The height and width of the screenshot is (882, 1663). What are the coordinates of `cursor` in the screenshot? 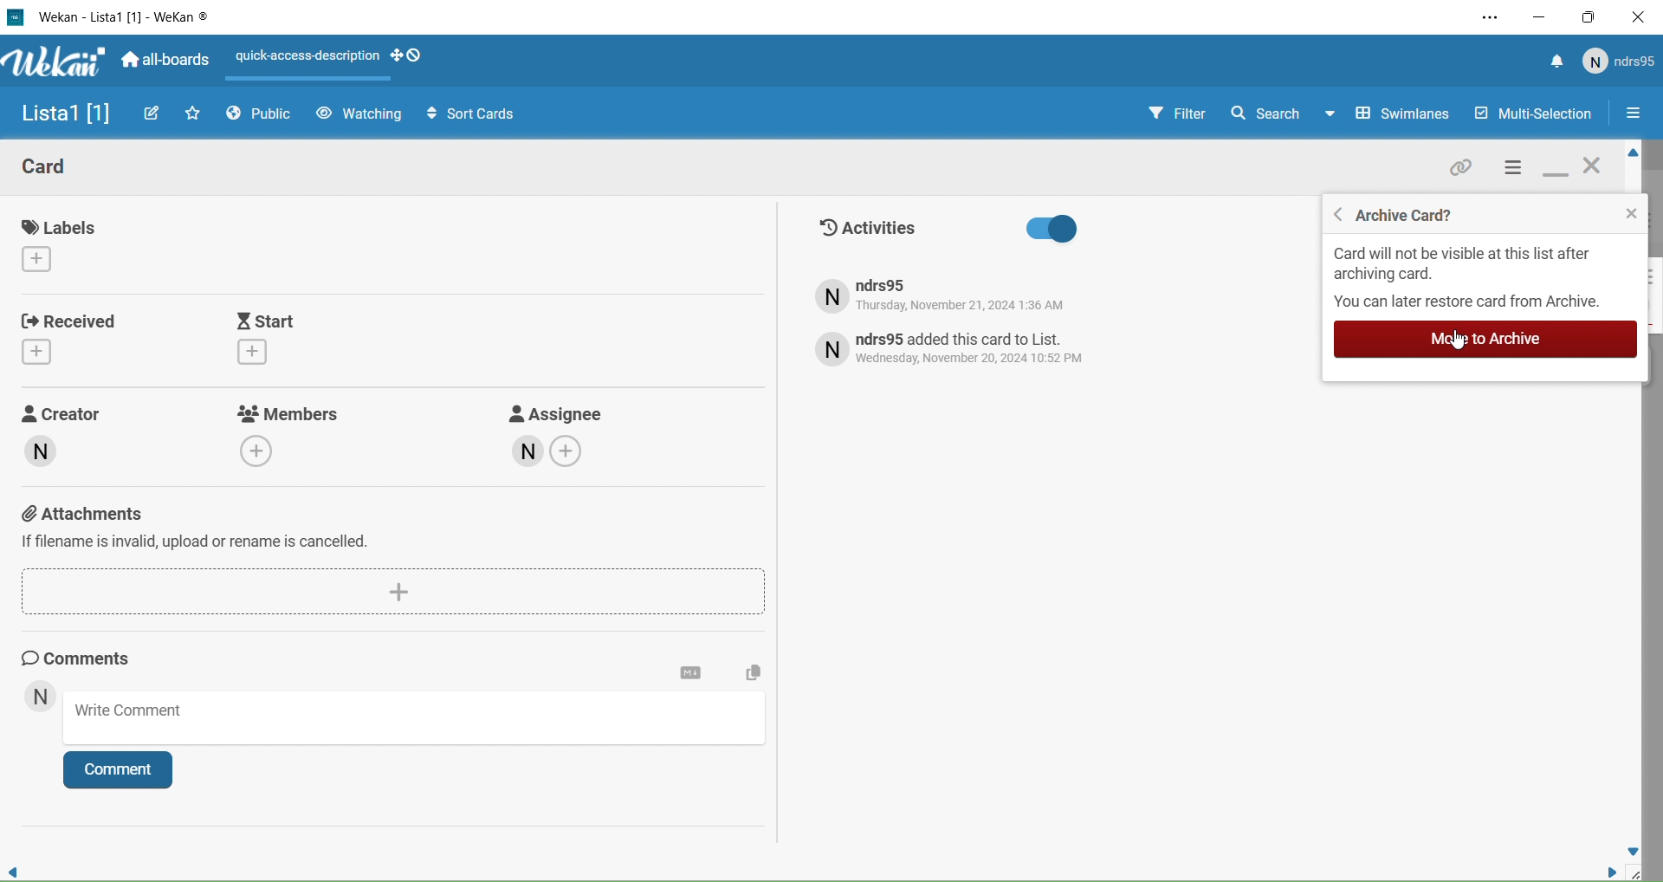 It's located at (1458, 342).